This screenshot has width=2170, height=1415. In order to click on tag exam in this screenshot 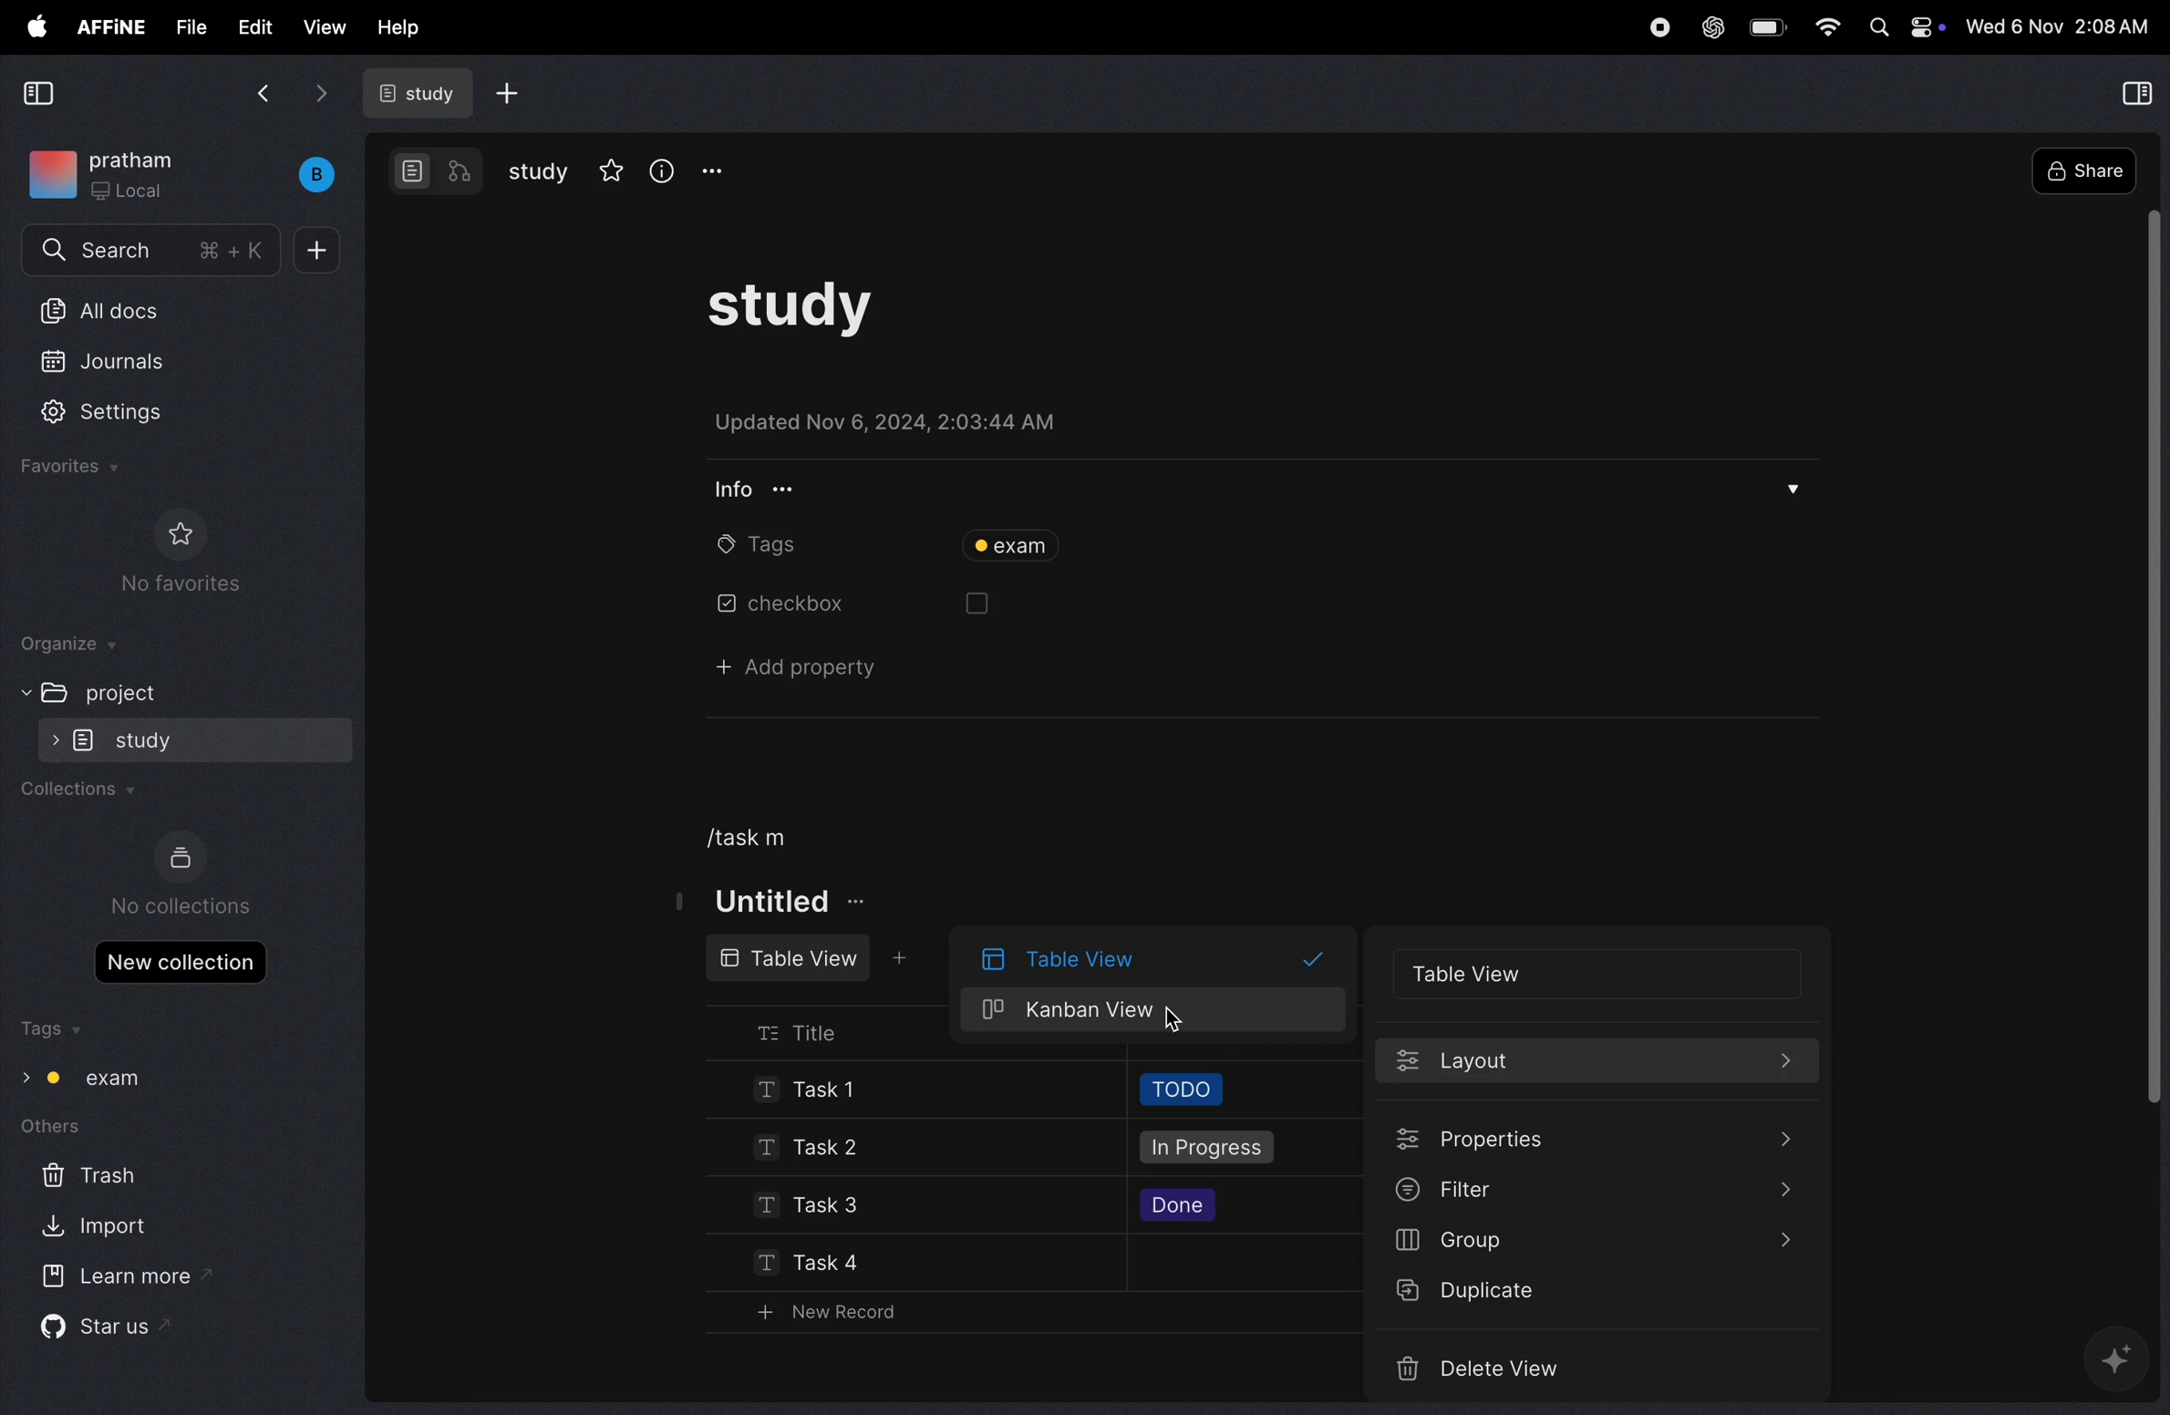, I will do `click(94, 1079)`.